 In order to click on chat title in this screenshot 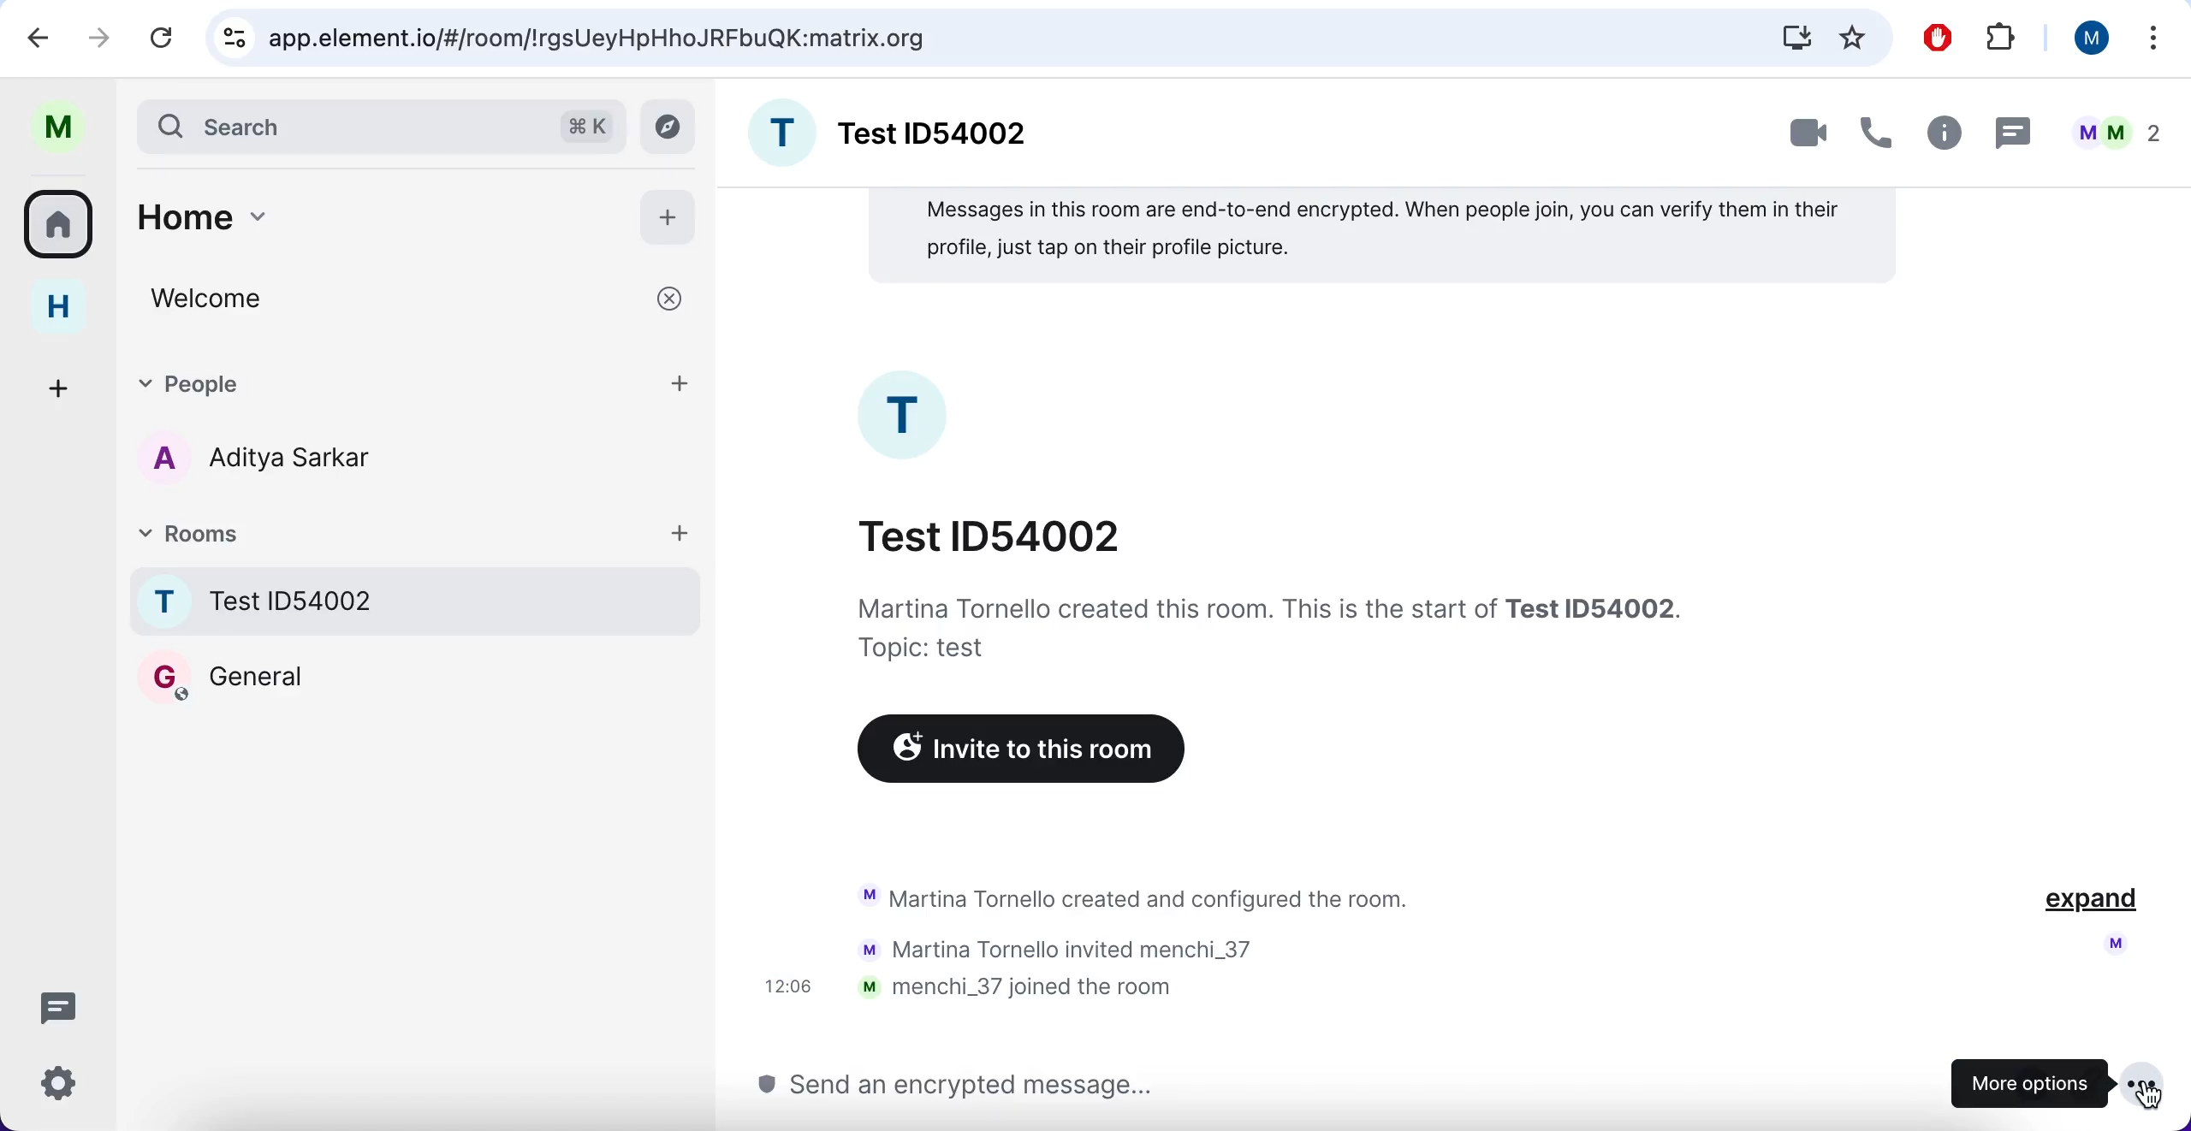, I will do `click(993, 532)`.